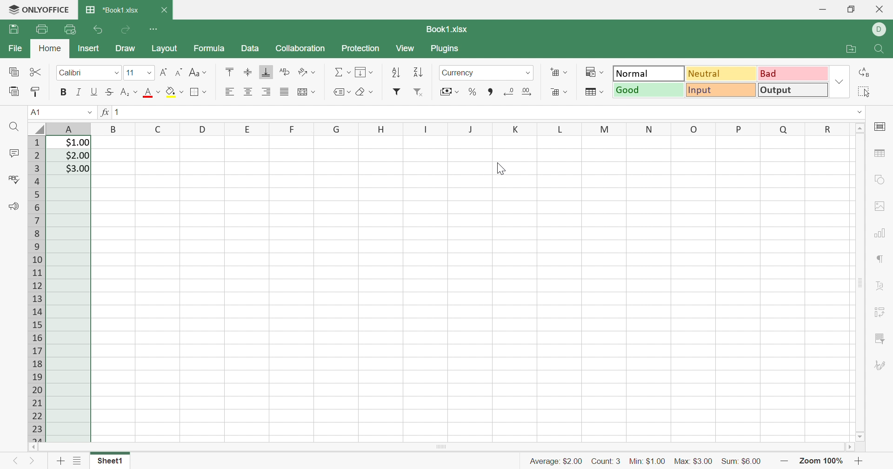  What do you see at coordinates (647, 462) in the screenshot?
I see `Min: $1.00` at bounding box center [647, 462].